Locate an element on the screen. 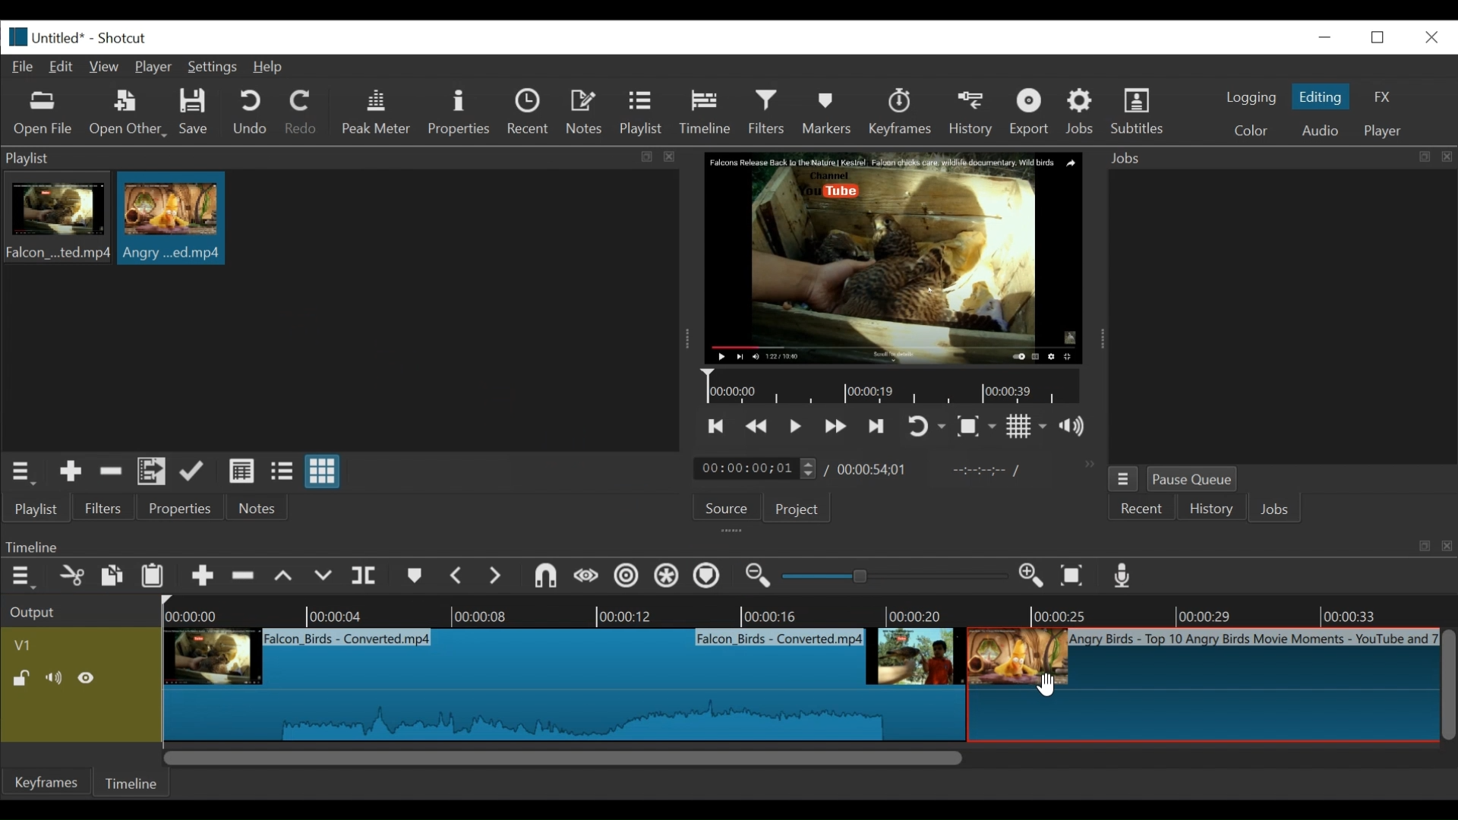 This screenshot has height=820, width=1458. Timeline Panel is located at coordinates (727, 546).